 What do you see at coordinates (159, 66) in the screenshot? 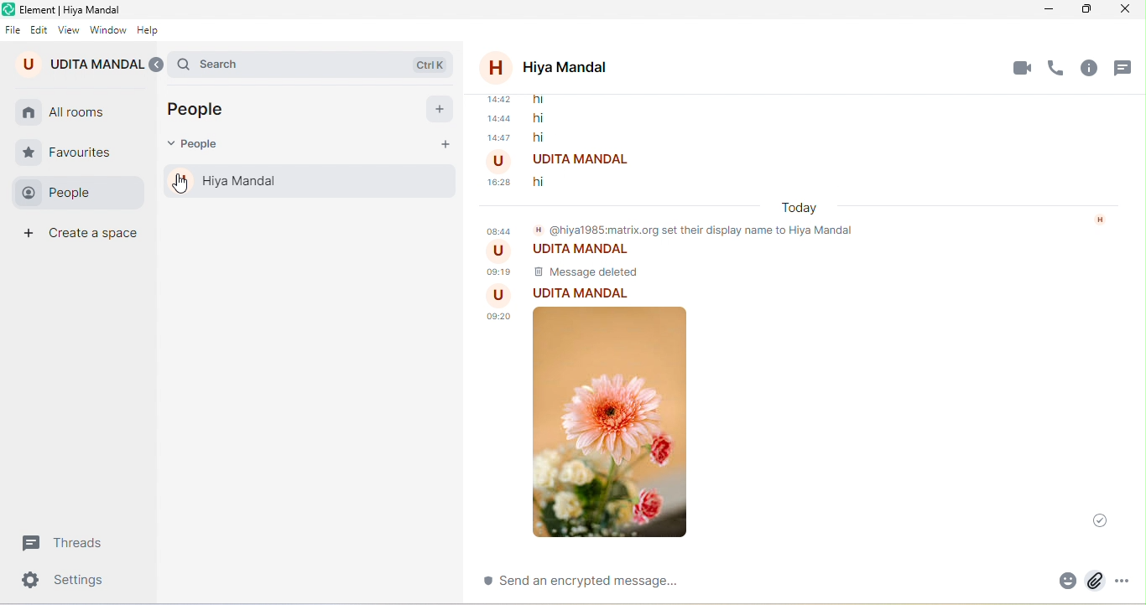
I see `expand` at bounding box center [159, 66].